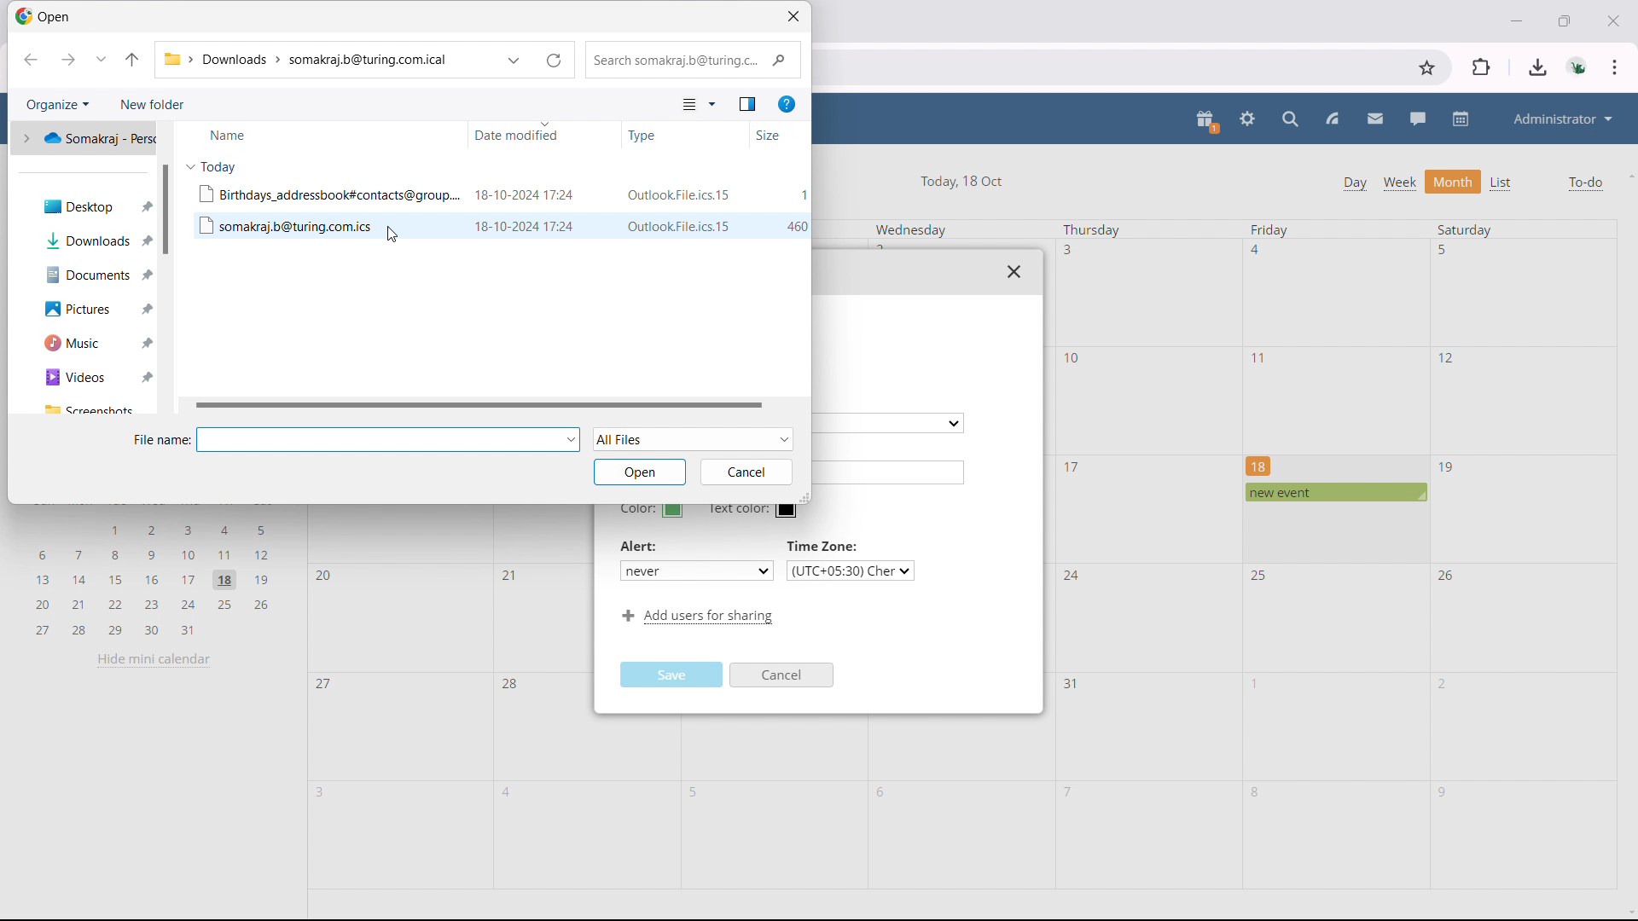 The width and height of the screenshot is (1638, 921). What do you see at coordinates (681, 226) in the screenshot?
I see `OutlookFile.ics.15` at bounding box center [681, 226].